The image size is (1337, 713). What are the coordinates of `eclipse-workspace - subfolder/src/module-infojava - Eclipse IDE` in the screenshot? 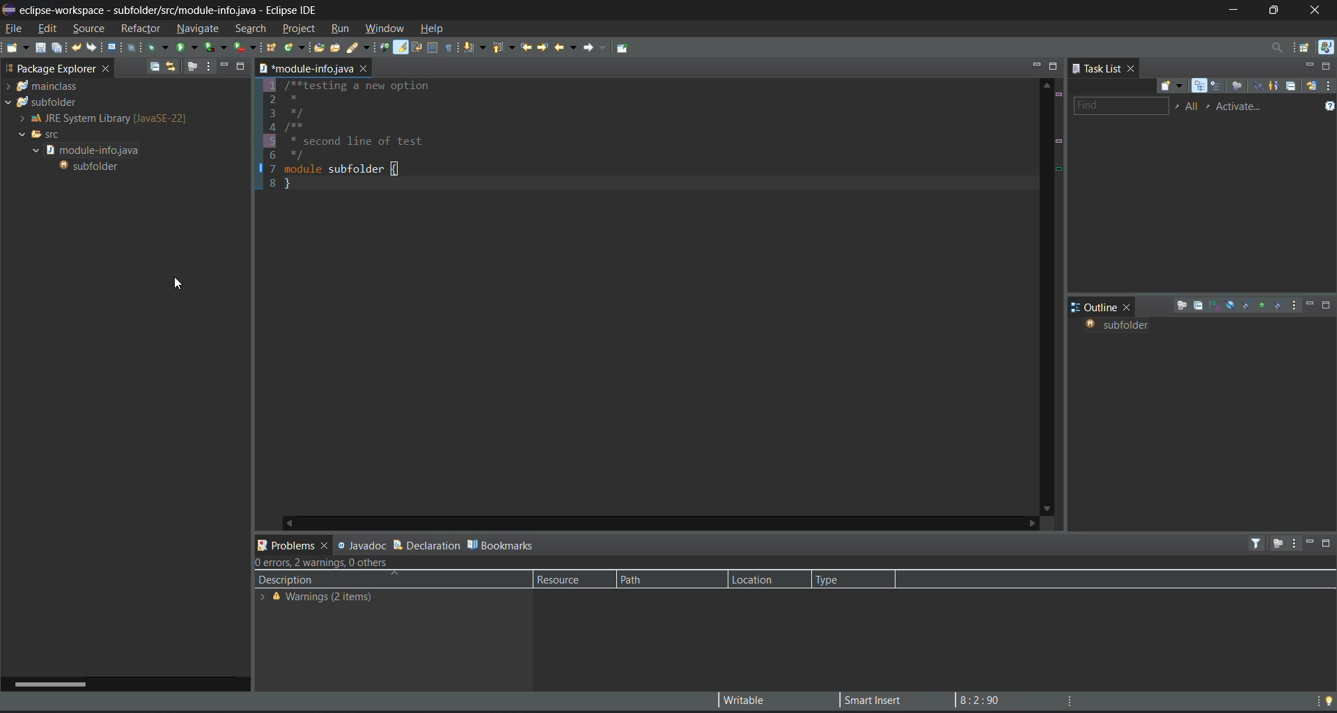 It's located at (170, 11).